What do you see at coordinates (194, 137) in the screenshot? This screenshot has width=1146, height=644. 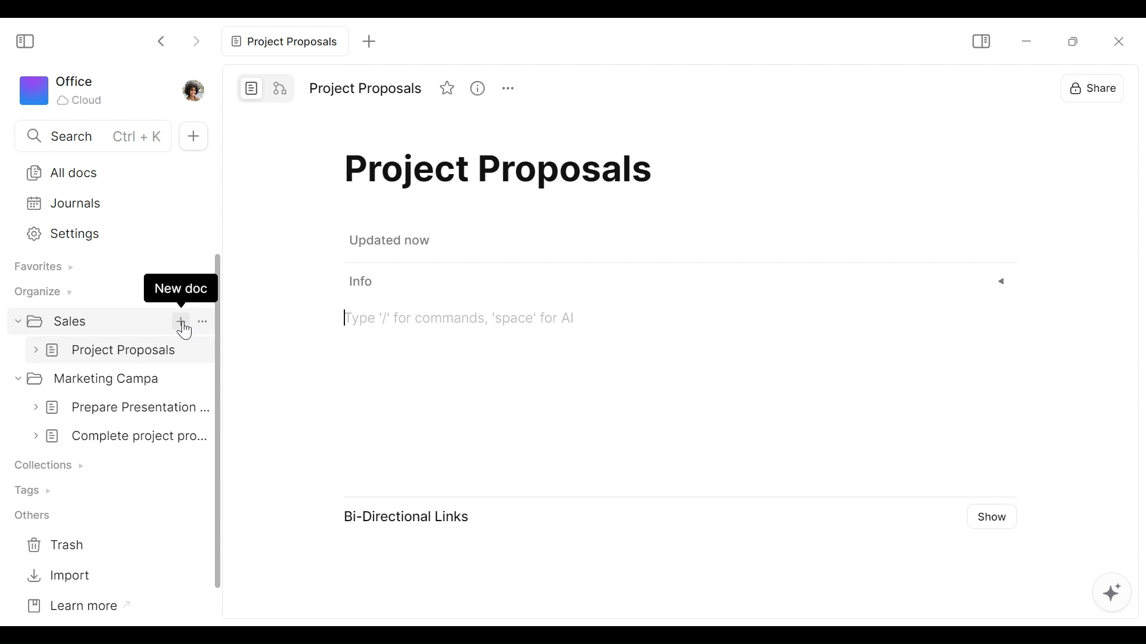 I see `New Tab` at bounding box center [194, 137].